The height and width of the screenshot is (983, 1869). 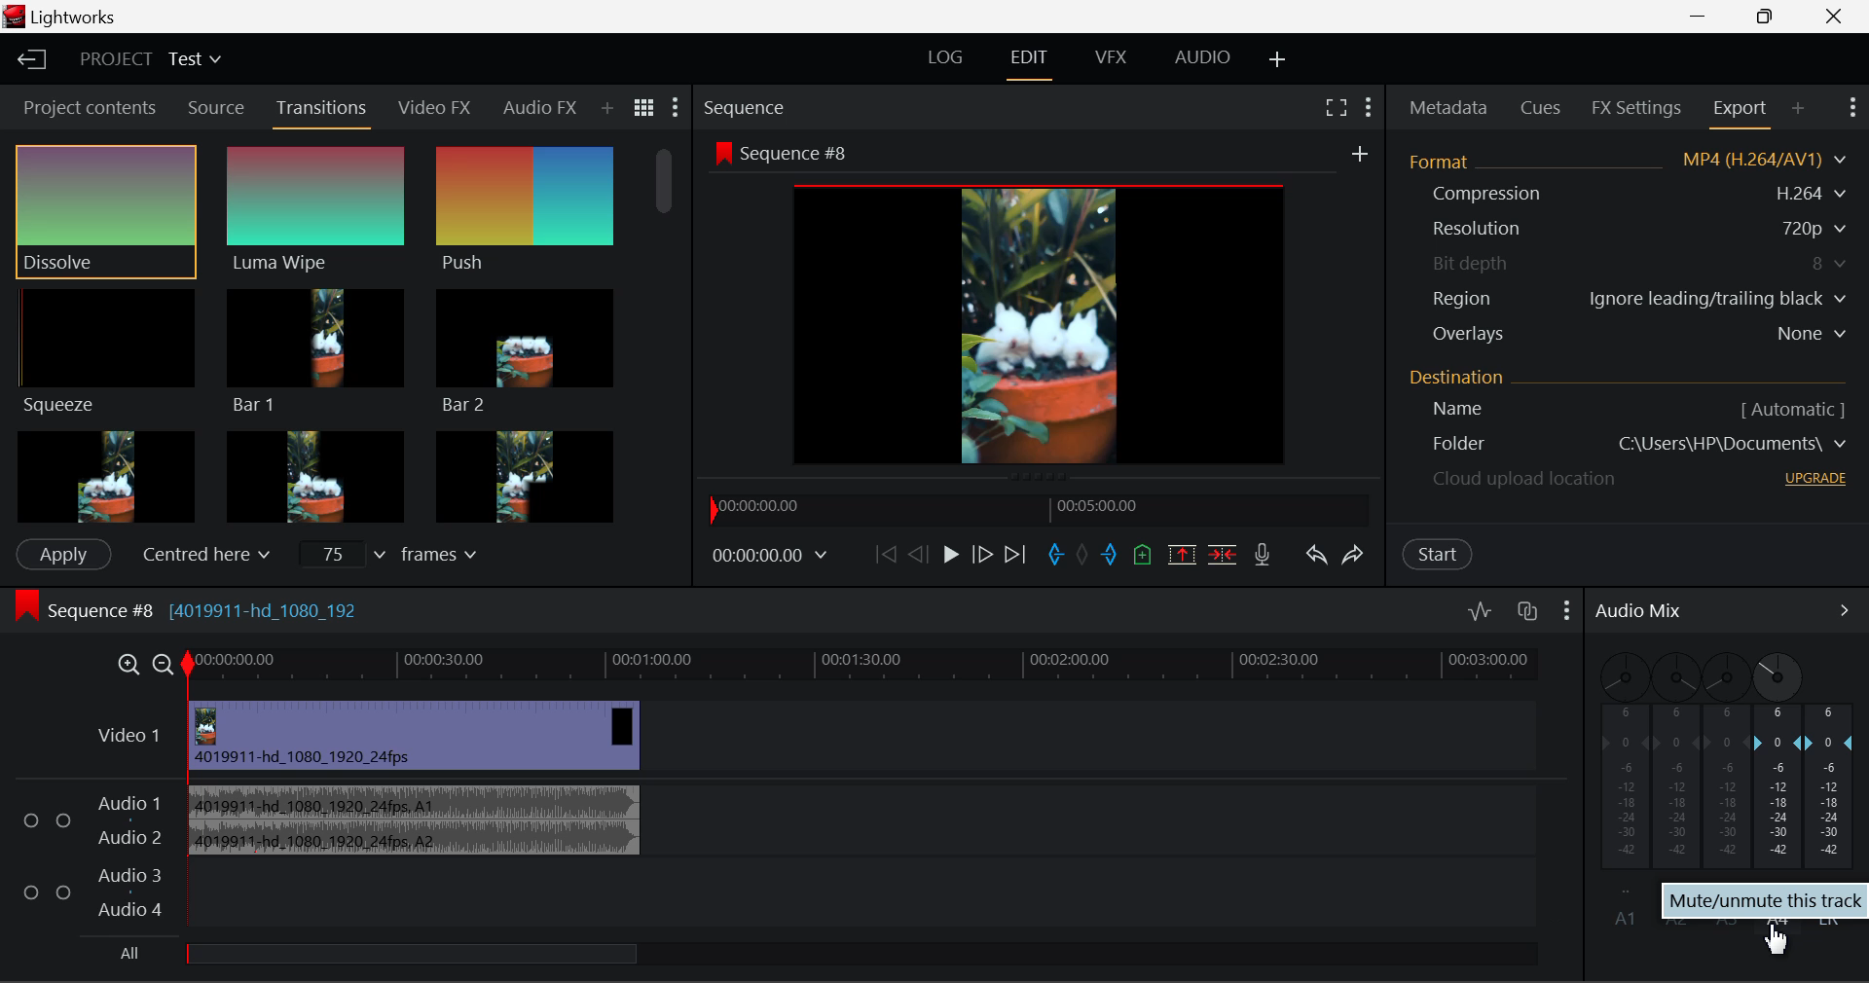 What do you see at coordinates (1143, 554) in the screenshot?
I see `Mark Cue` at bounding box center [1143, 554].